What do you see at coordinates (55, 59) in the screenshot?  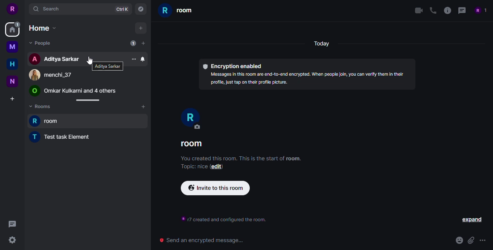 I see `aditya sarkar` at bounding box center [55, 59].